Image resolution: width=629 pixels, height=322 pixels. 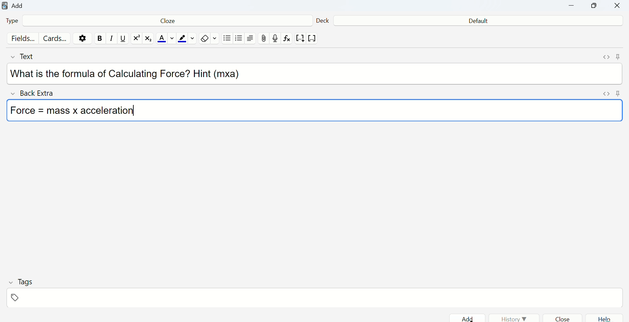 What do you see at coordinates (16, 22) in the screenshot?
I see `Type` at bounding box center [16, 22].